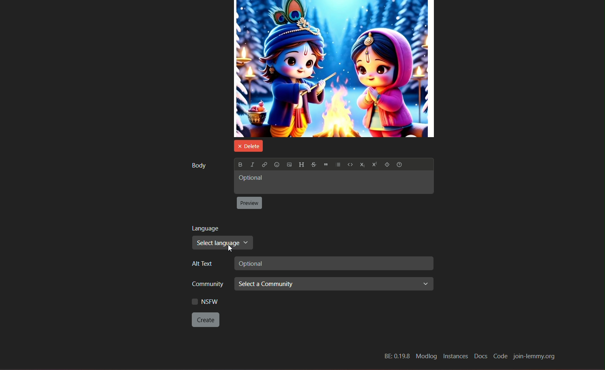  Describe the element at coordinates (247, 145) in the screenshot. I see `delete` at that location.